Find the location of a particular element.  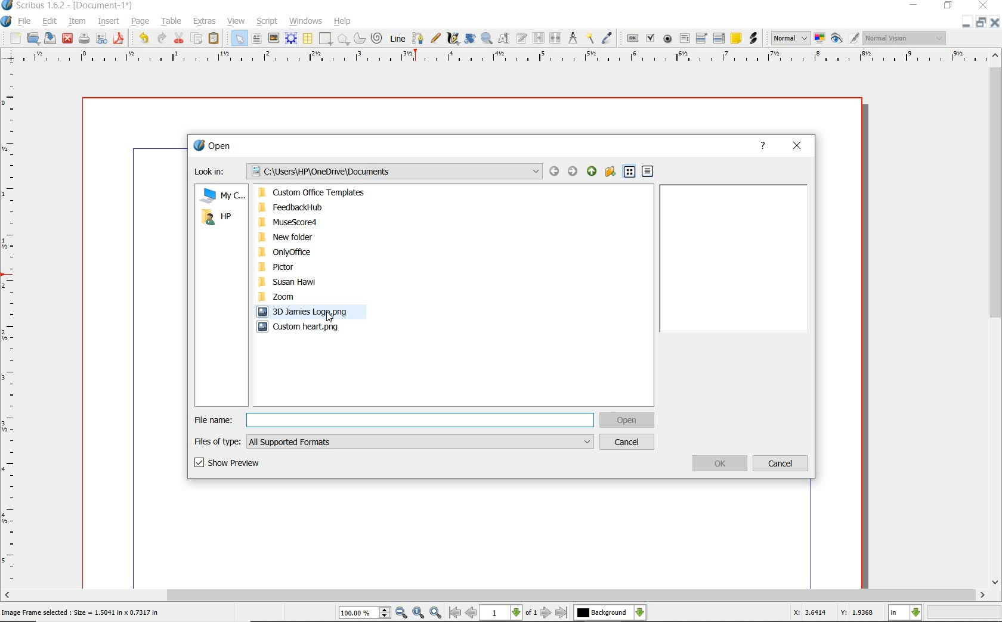

PC Folders is located at coordinates (330, 244).